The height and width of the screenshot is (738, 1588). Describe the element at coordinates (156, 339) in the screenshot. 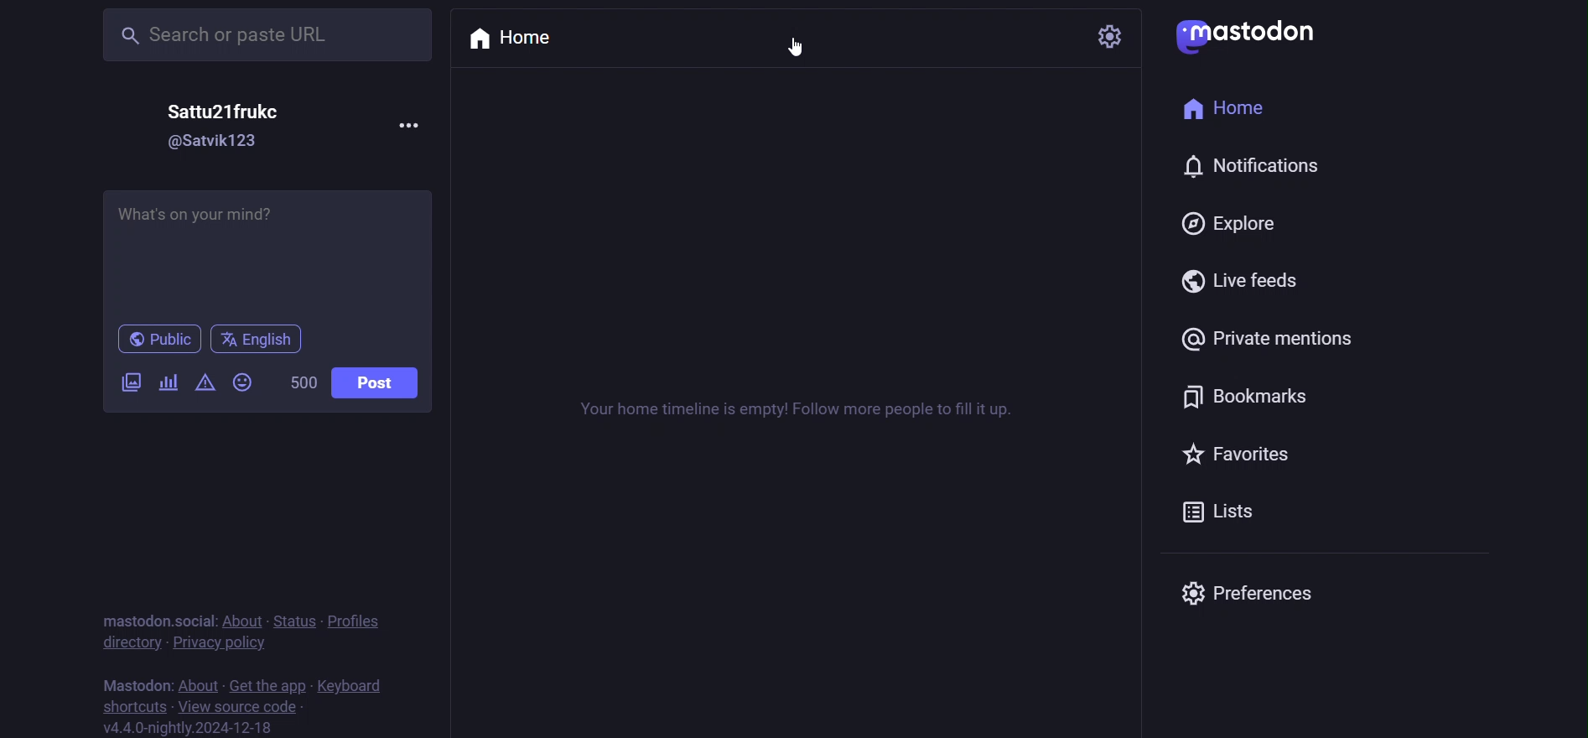

I see `public` at that location.